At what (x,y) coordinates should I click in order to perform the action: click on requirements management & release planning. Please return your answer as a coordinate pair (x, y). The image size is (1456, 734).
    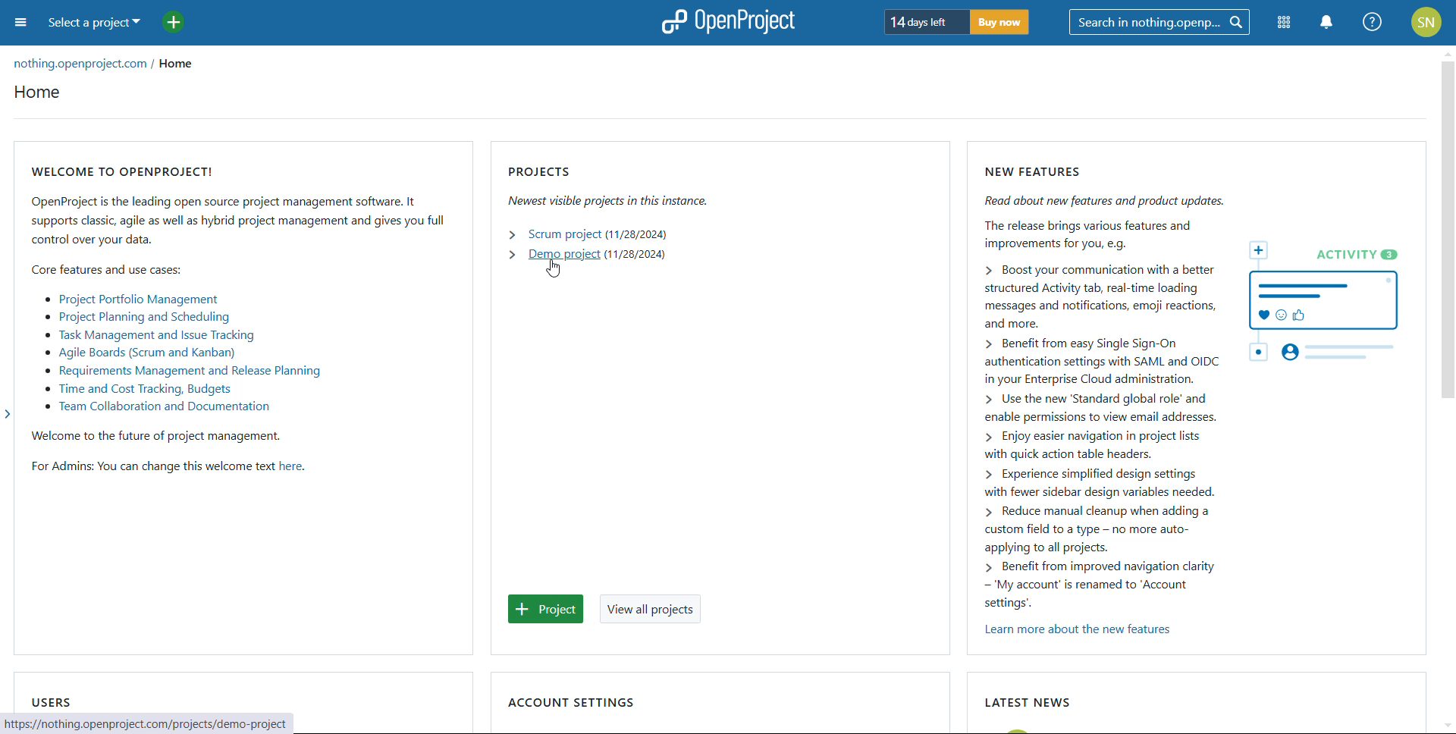
    Looking at the image, I should click on (181, 371).